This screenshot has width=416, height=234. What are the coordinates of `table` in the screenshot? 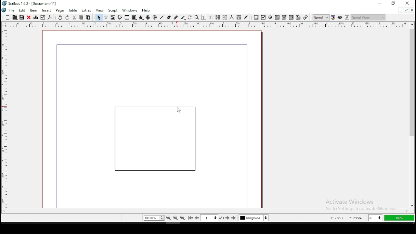 It's located at (73, 10).